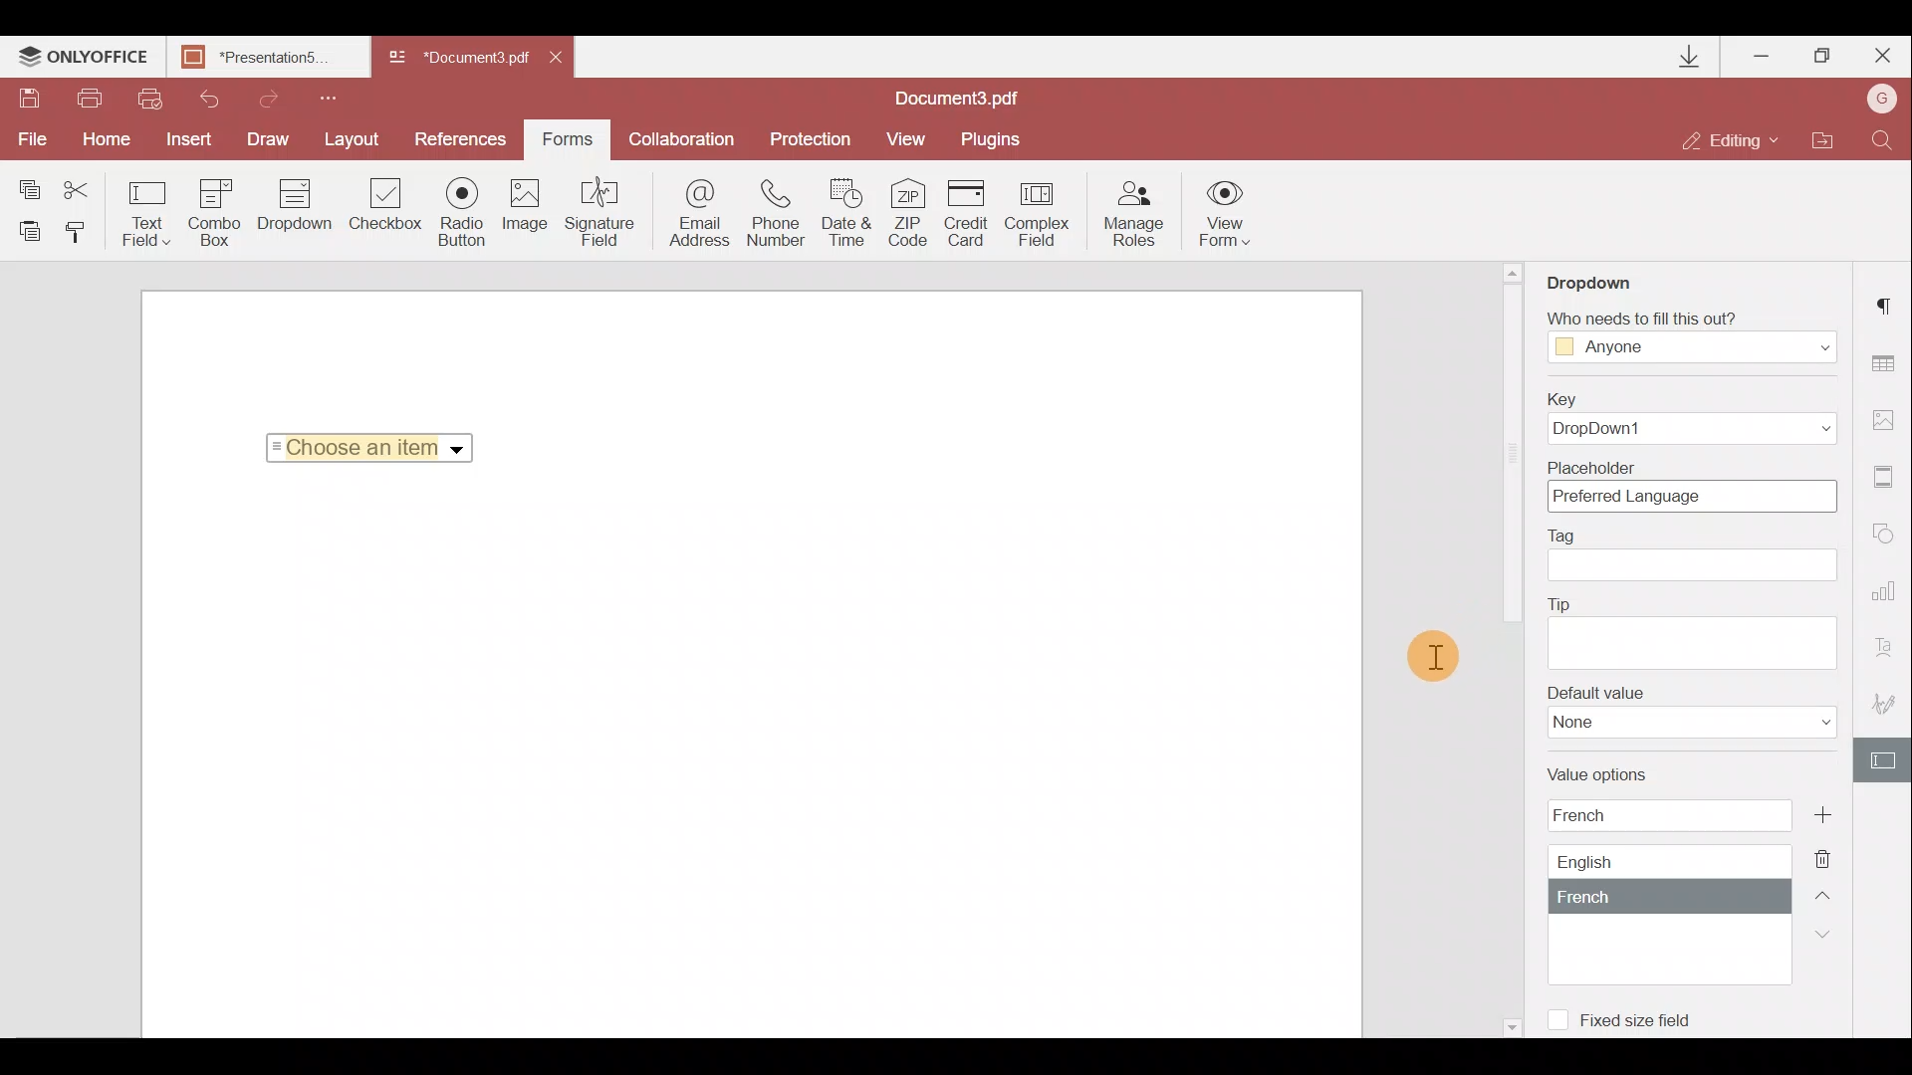 The width and height of the screenshot is (1912, 1075). I want to click on Text field, so click(147, 213).